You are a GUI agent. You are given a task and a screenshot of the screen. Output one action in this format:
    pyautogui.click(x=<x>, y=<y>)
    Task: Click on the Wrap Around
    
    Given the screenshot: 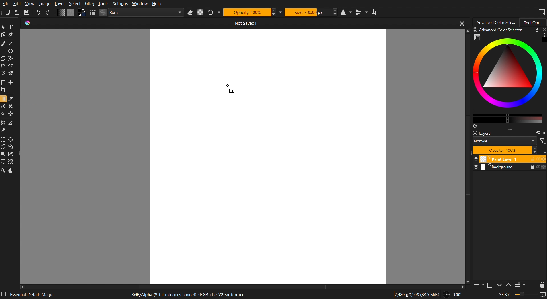 What is the action you would take?
    pyautogui.click(x=376, y=12)
    